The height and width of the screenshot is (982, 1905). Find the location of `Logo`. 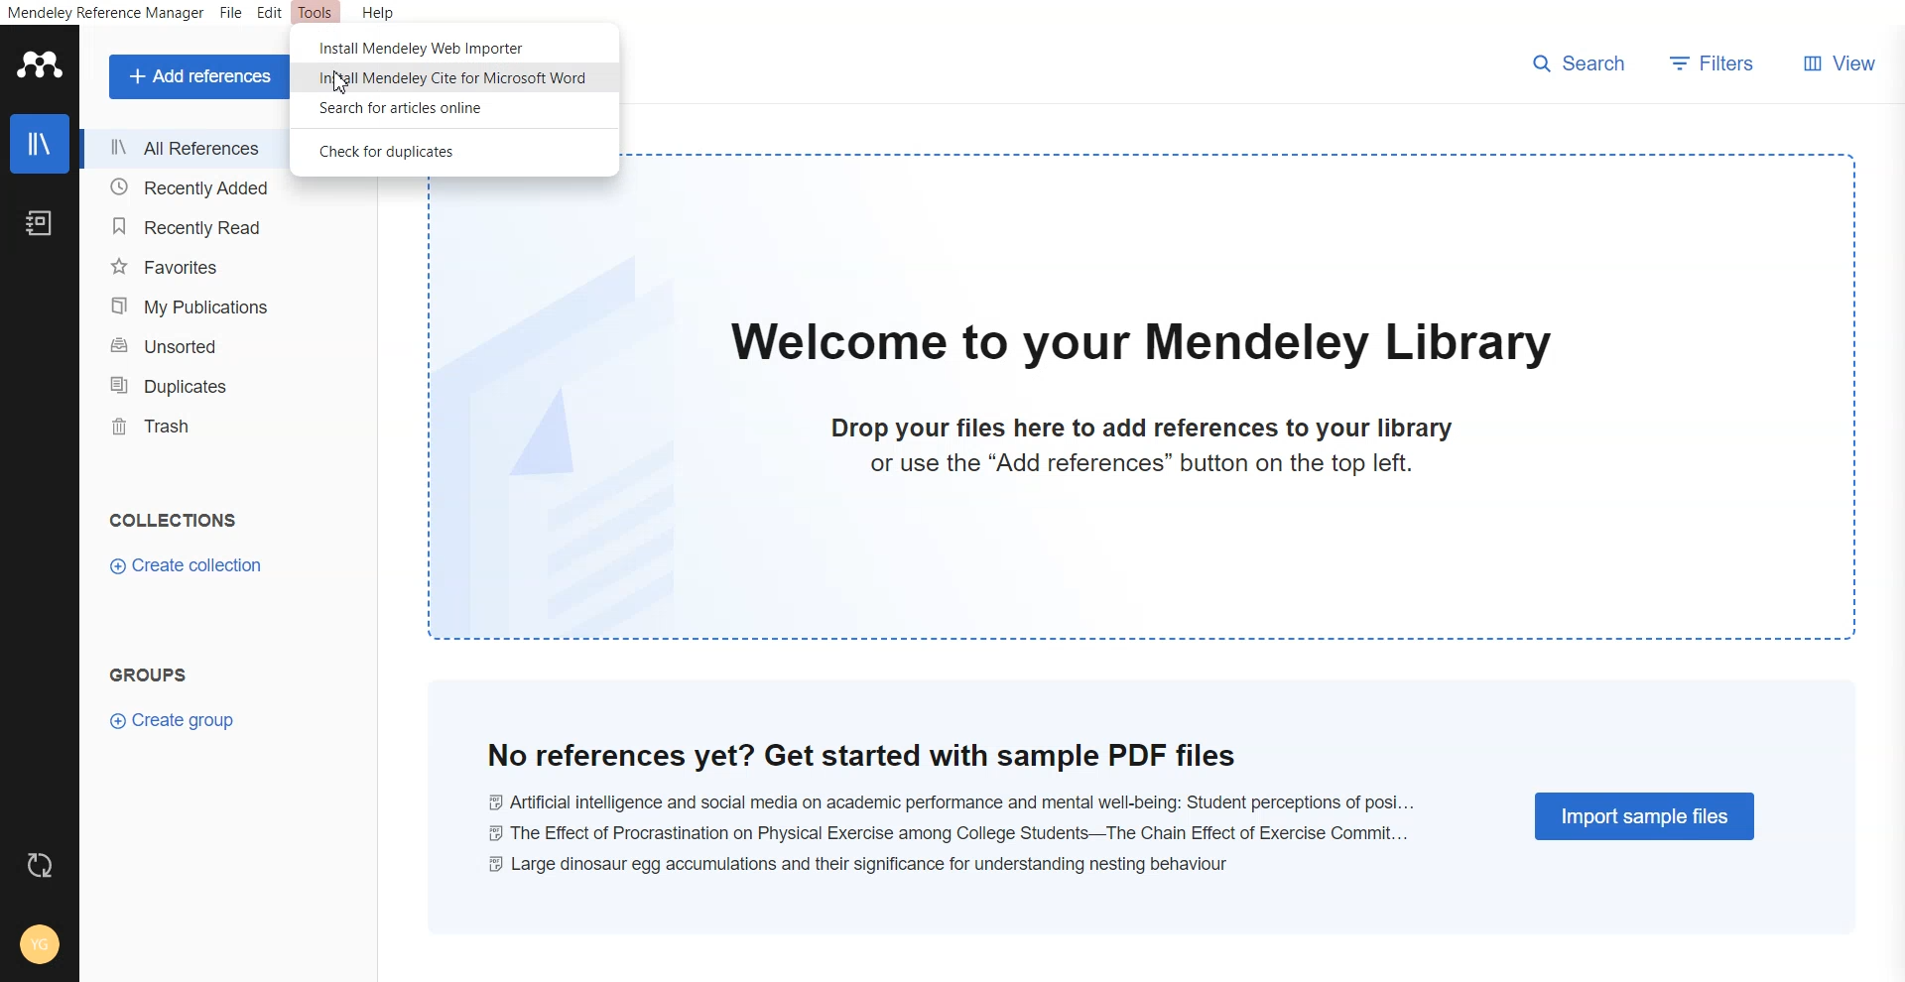

Logo is located at coordinates (39, 63).